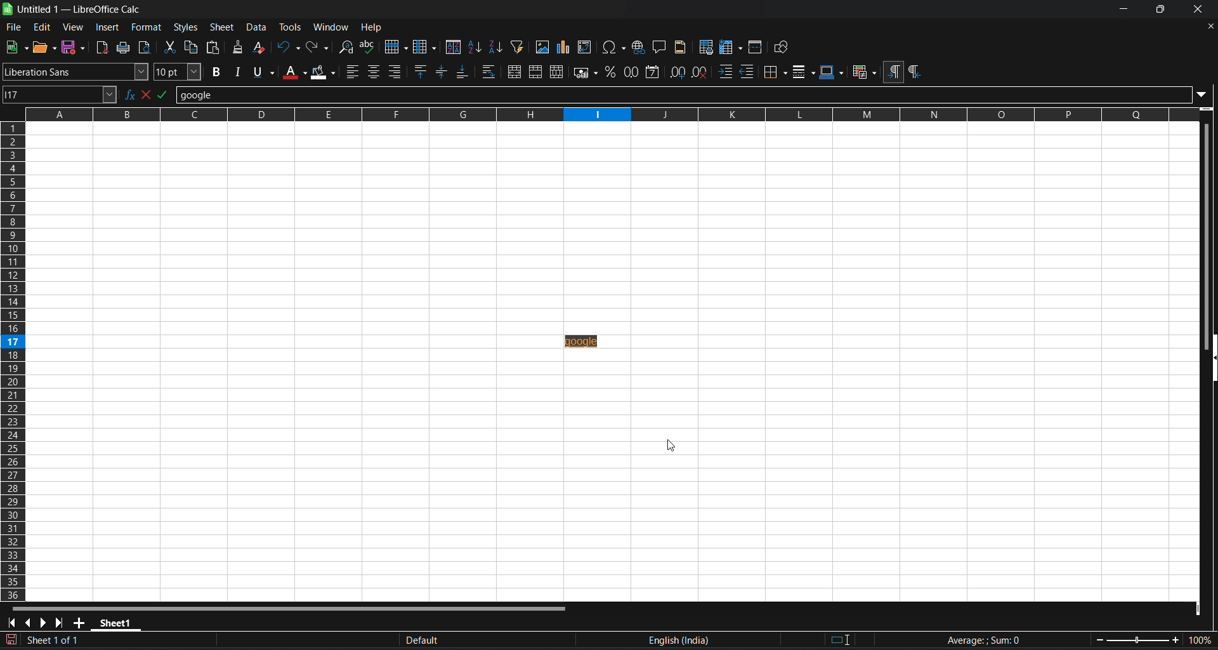 This screenshot has height=650, width=1218. I want to click on format as percent, so click(610, 72).